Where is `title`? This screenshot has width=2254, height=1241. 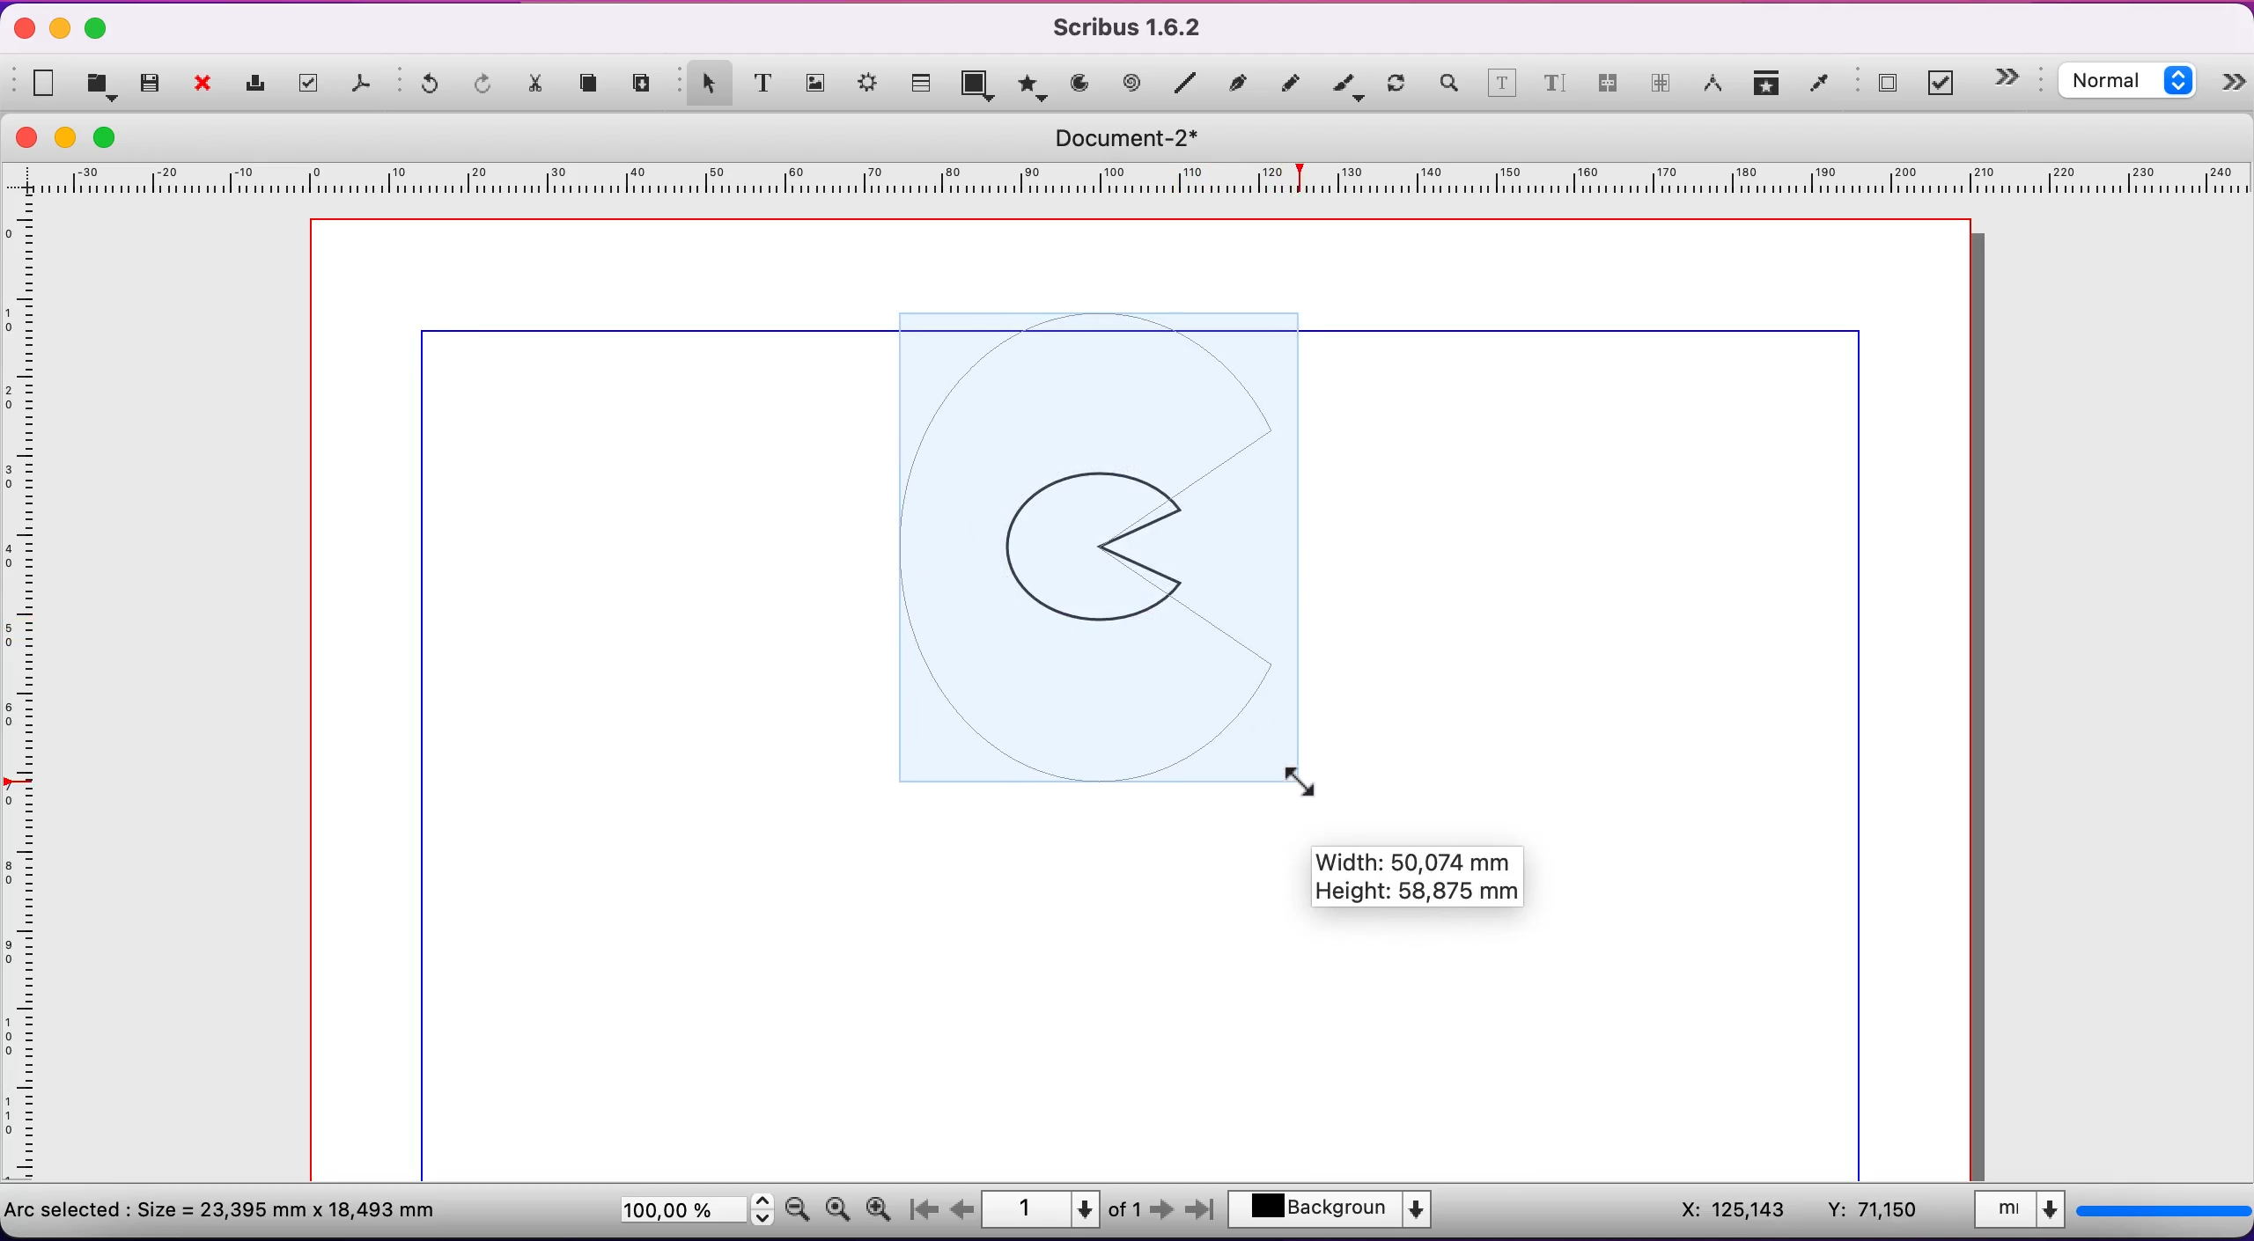
title is located at coordinates (1138, 138).